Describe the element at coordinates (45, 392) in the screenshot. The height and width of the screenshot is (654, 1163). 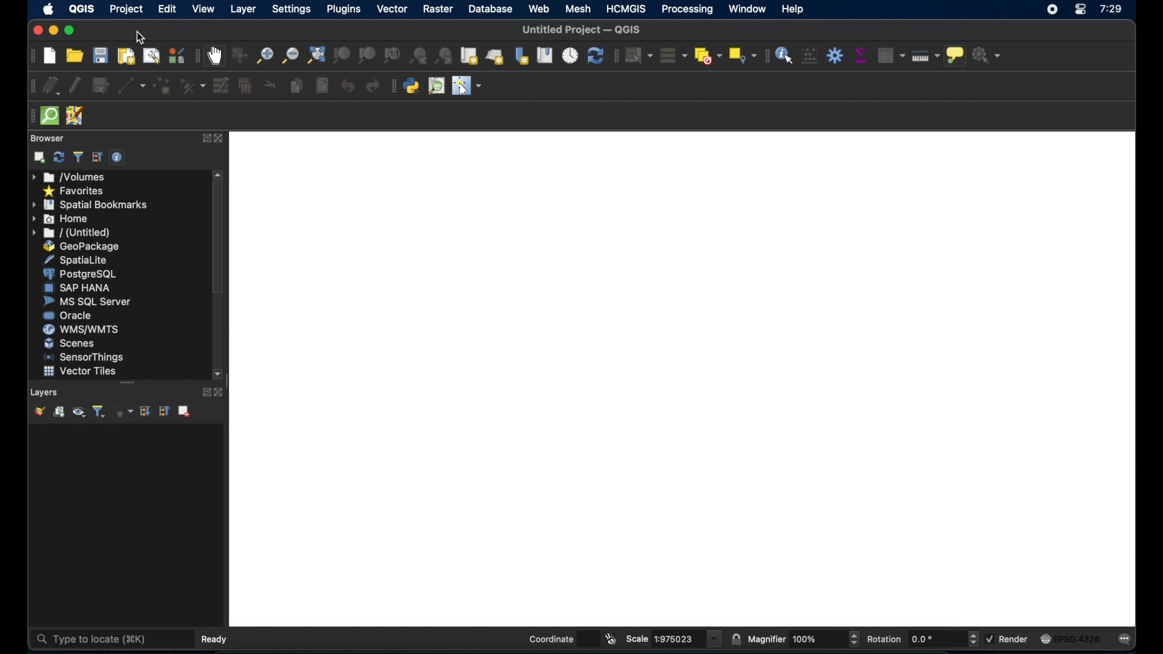
I see `layers` at that location.